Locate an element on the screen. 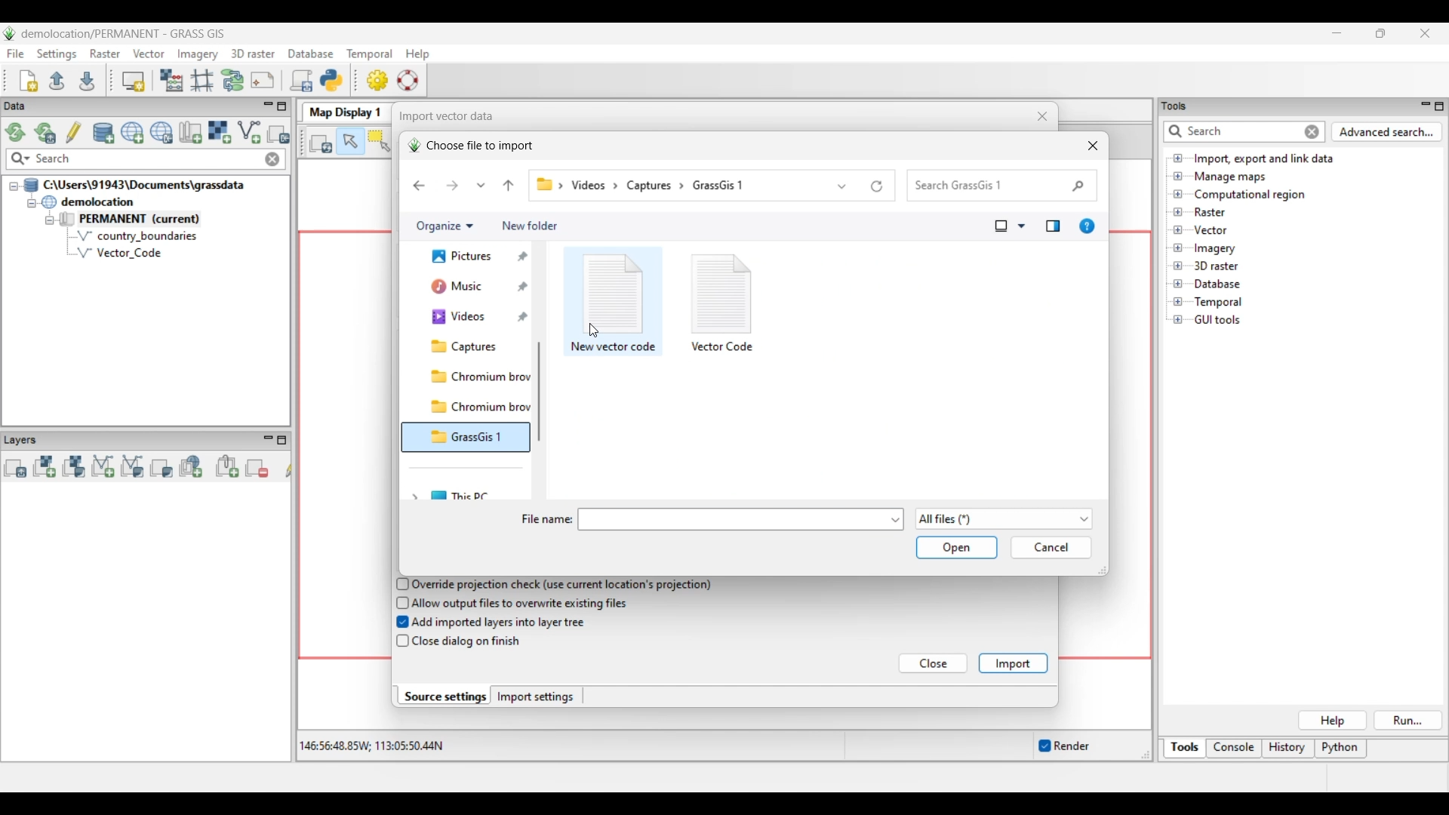 Image resolution: width=1449 pixels, height=815 pixels. GrassGis 1 folder highlighted as the current folder is located at coordinates (466, 438).